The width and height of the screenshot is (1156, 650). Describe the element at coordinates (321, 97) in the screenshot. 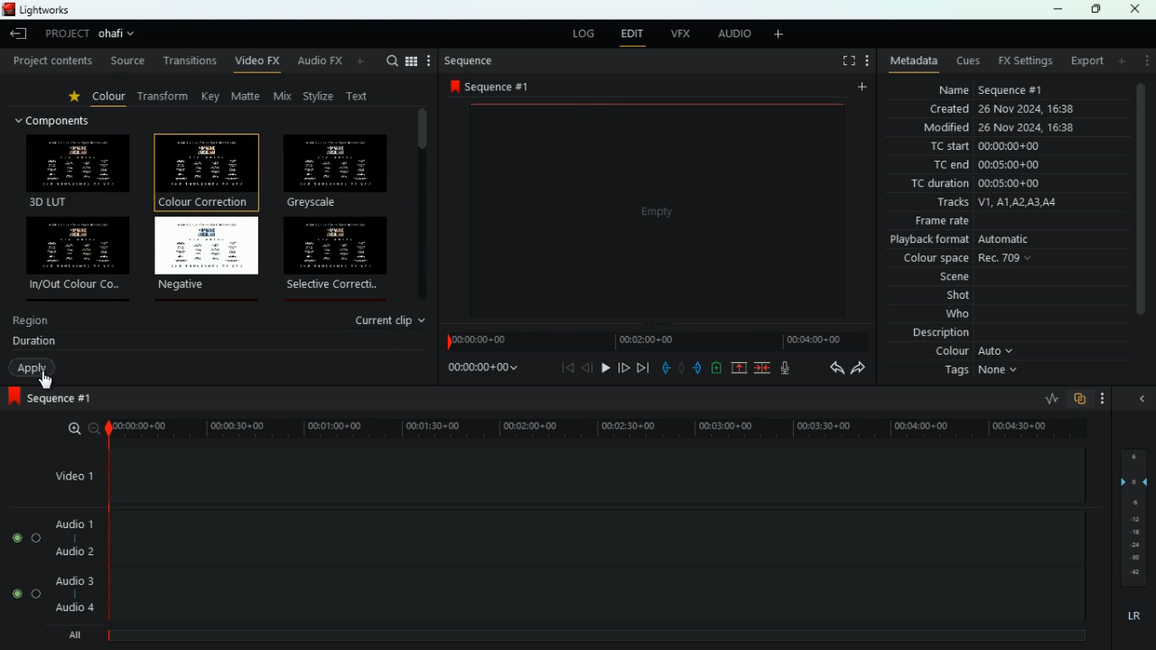

I see `stylize` at that location.